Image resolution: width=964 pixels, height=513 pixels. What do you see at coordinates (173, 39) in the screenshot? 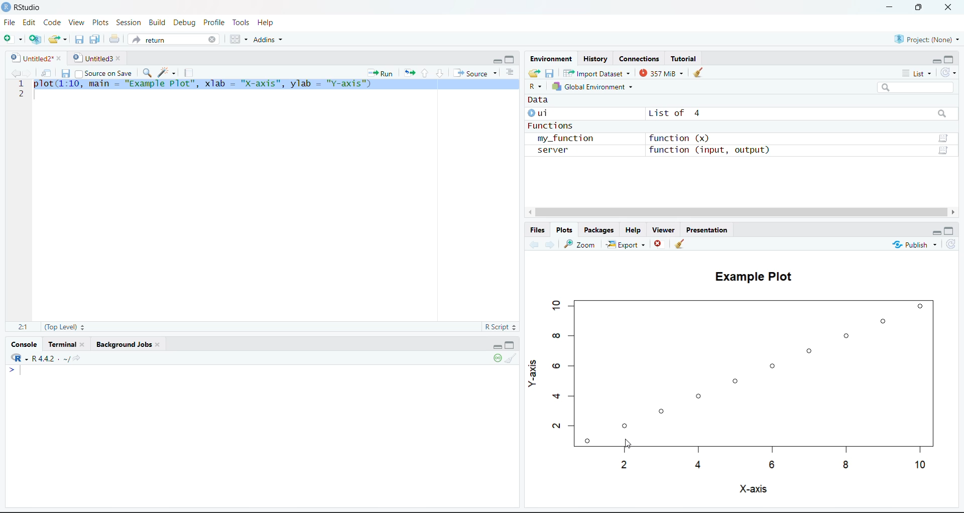
I see `return` at bounding box center [173, 39].